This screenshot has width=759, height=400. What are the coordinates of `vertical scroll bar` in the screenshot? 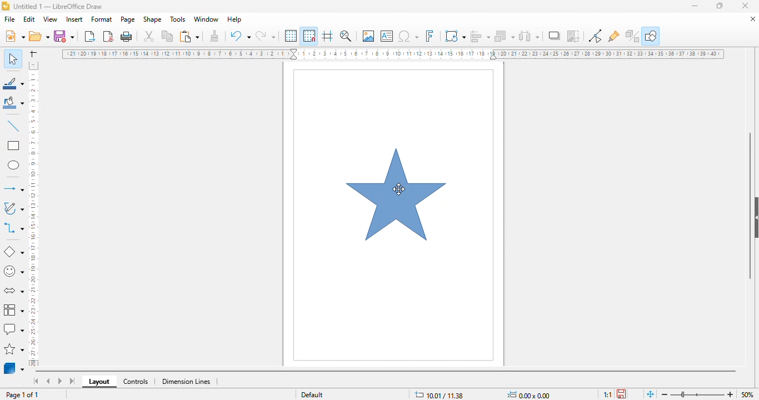 It's located at (750, 205).